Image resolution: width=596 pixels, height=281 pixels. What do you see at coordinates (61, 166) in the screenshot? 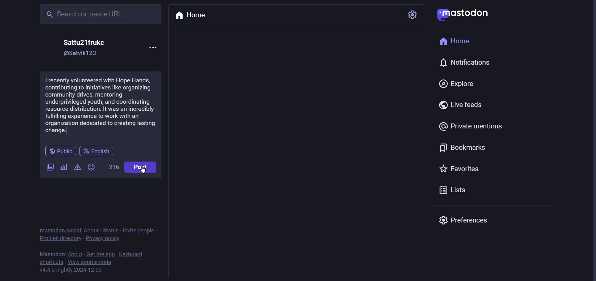
I see `poll` at bounding box center [61, 166].